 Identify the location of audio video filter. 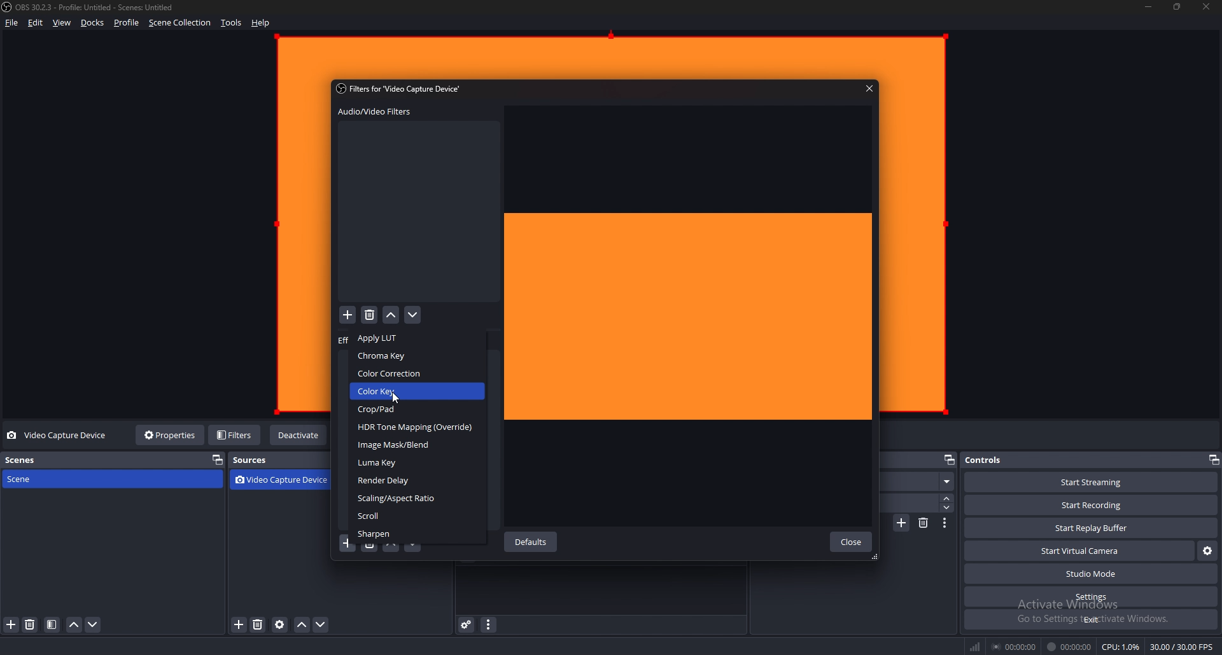
(374, 112).